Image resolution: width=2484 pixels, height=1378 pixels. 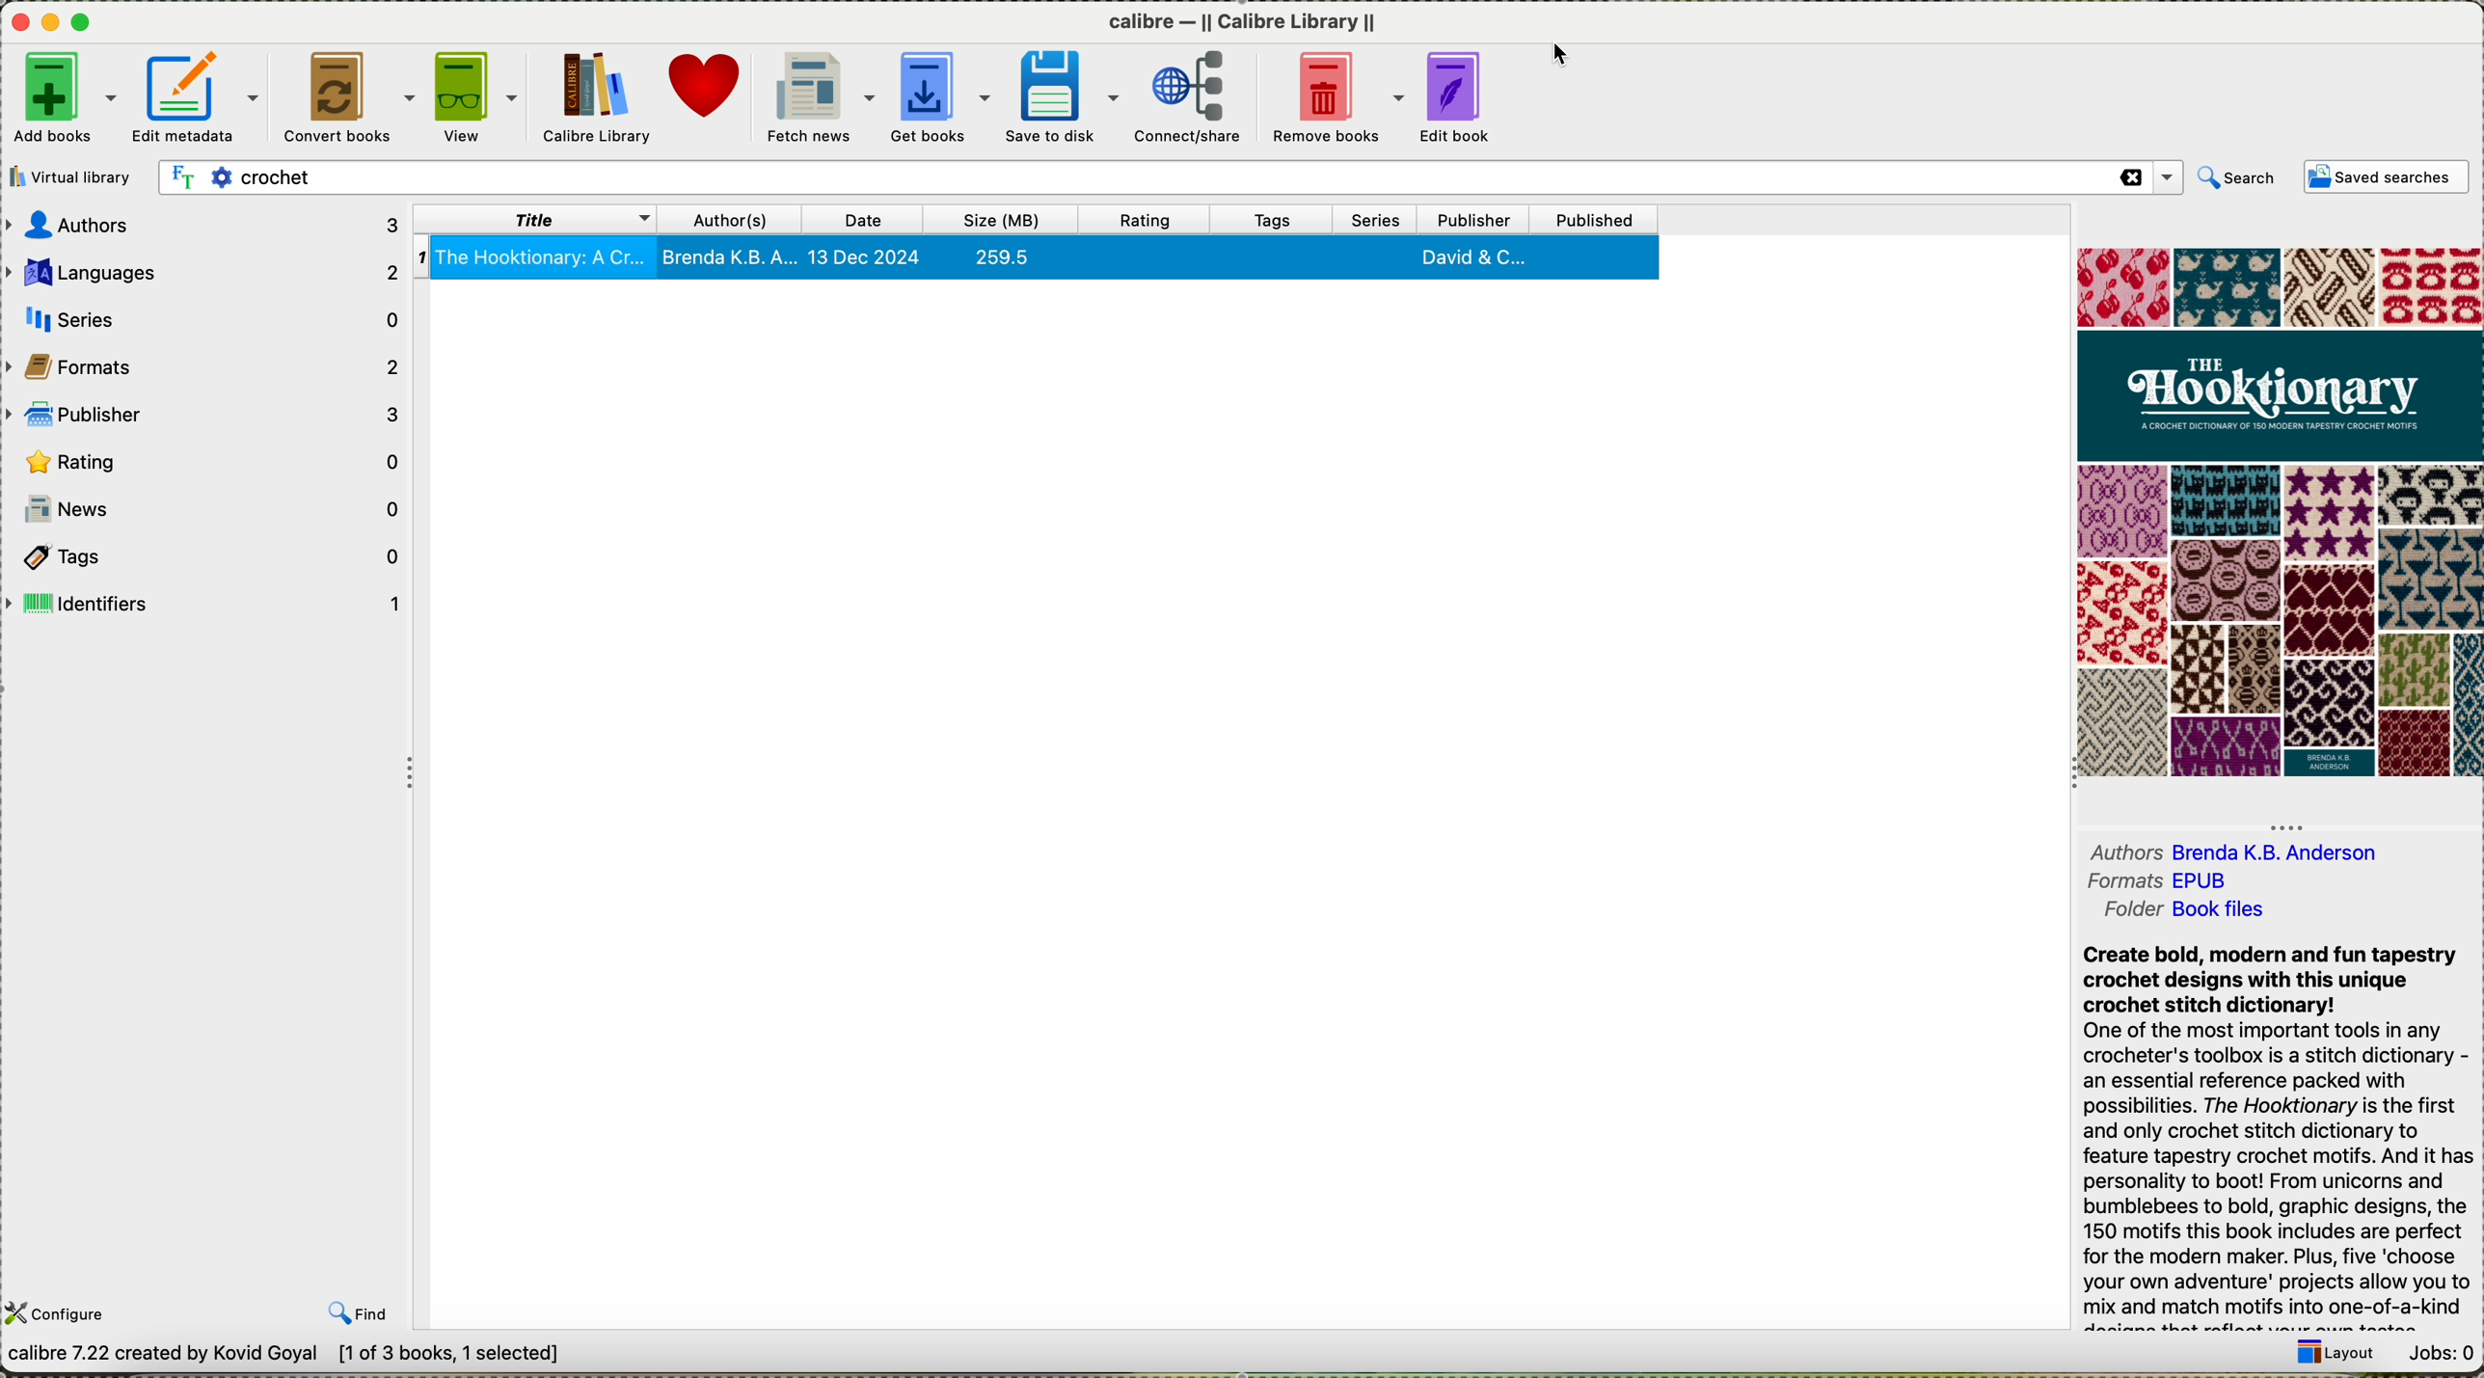 What do you see at coordinates (2336, 1355) in the screenshot?
I see `layout` at bounding box center [2336, 1355].